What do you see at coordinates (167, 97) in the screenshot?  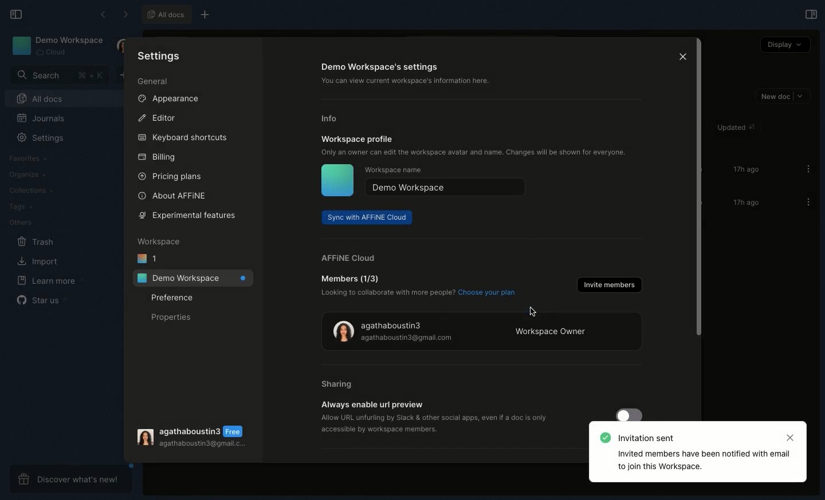 I see `Appearance` at bounding box center [167, 97].